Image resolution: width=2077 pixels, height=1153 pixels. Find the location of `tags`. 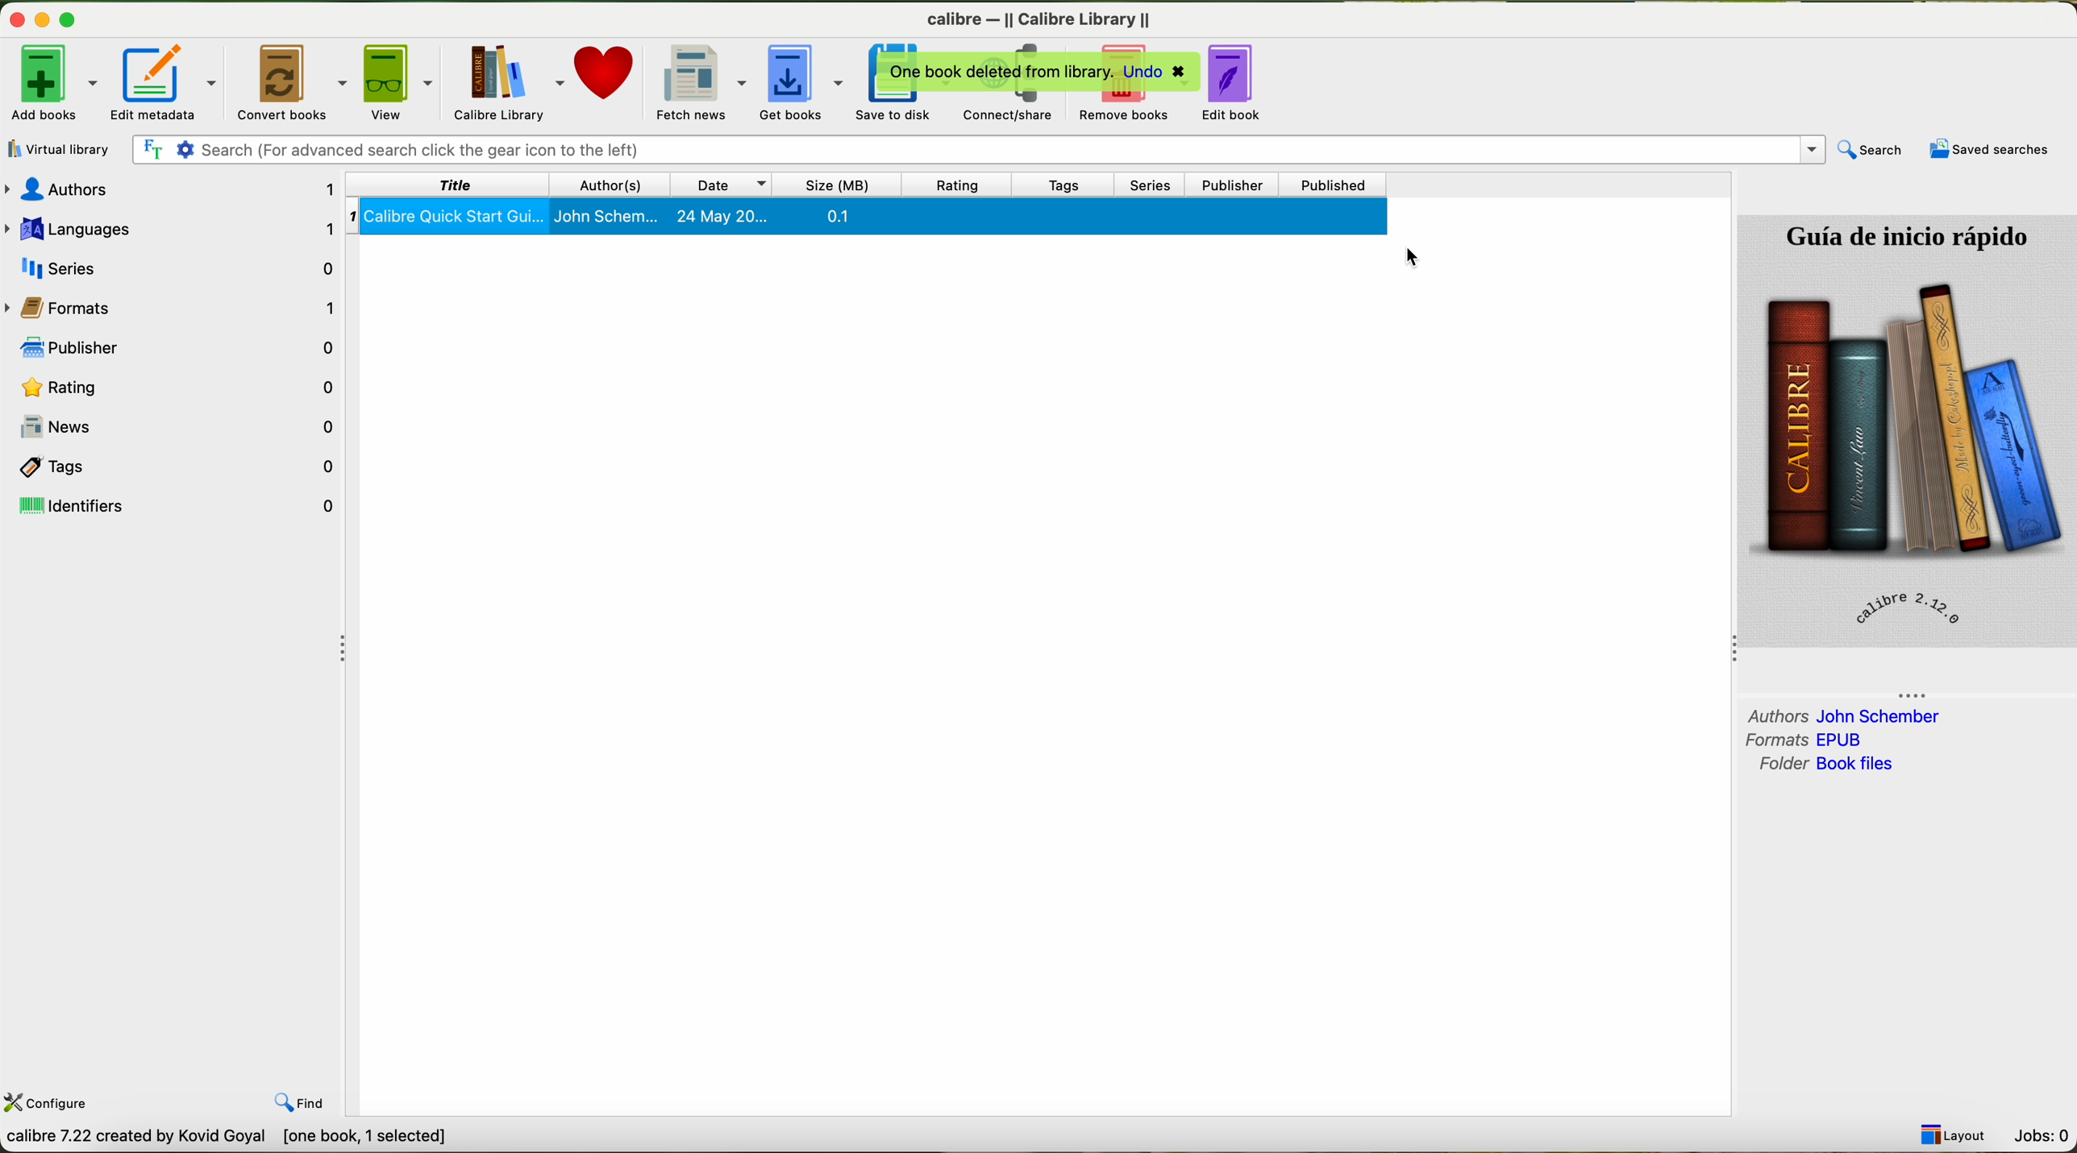

tags is located at coordinates (170, 468).